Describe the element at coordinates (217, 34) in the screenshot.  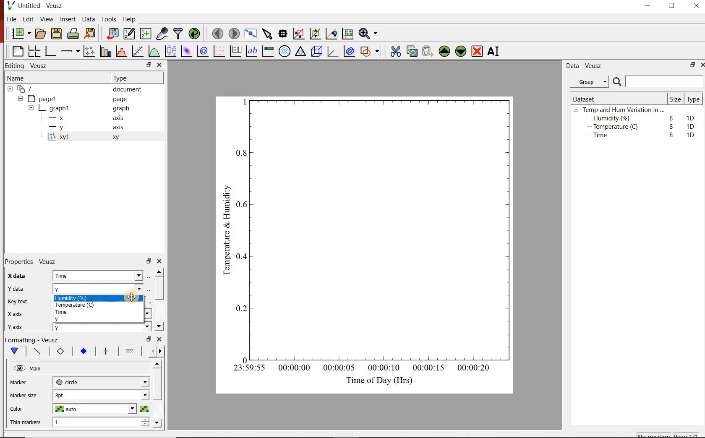
I see `move to the previous page` at that location.